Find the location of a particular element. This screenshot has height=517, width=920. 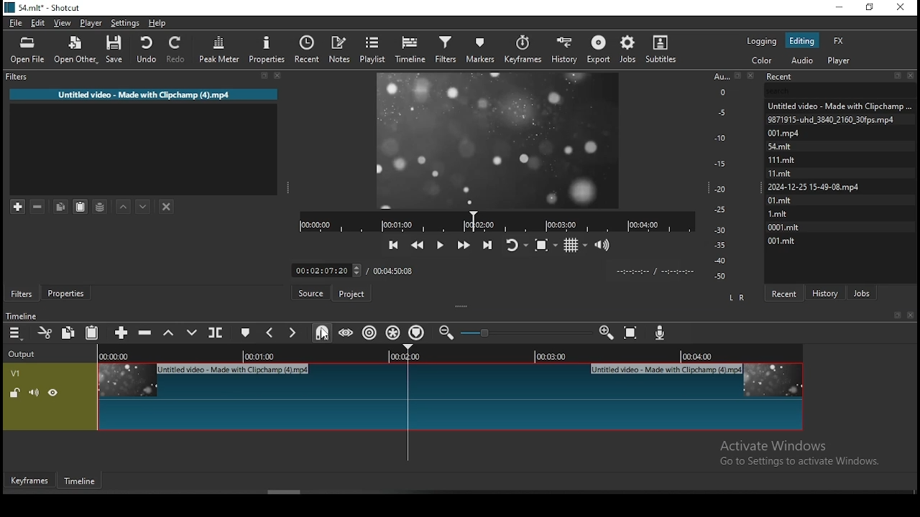

cut is located at coordinates (45, 332).